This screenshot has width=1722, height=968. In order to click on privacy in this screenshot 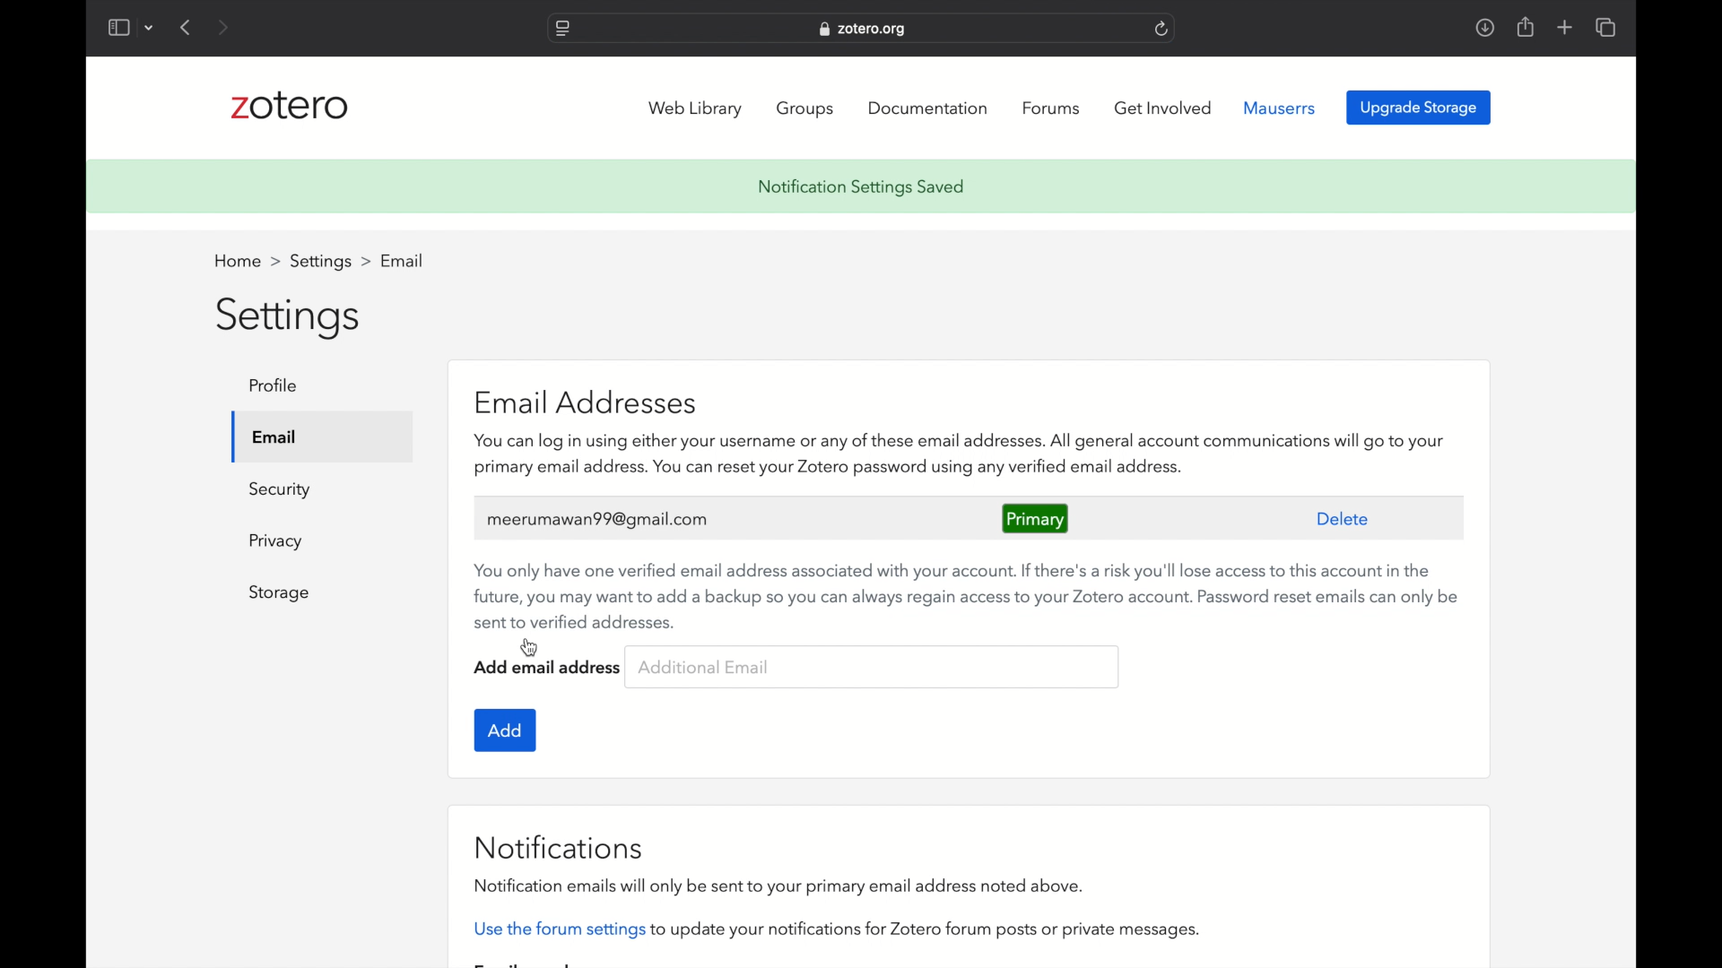, I will do `click(278, 541)`.